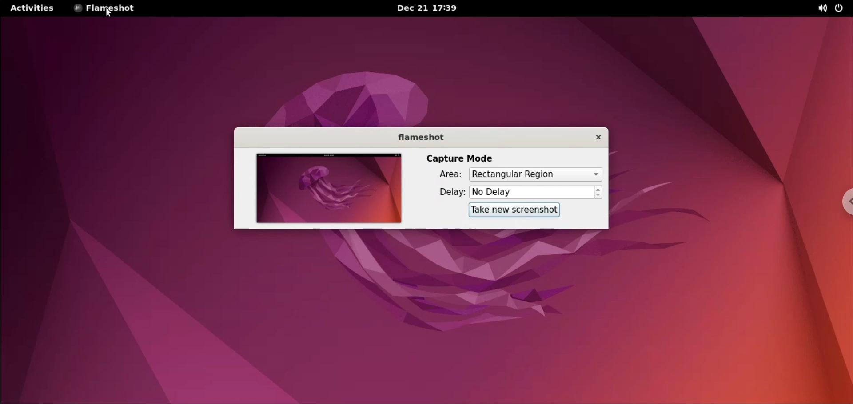  I want to click on increment and decrement delay time, so click(598, 193).